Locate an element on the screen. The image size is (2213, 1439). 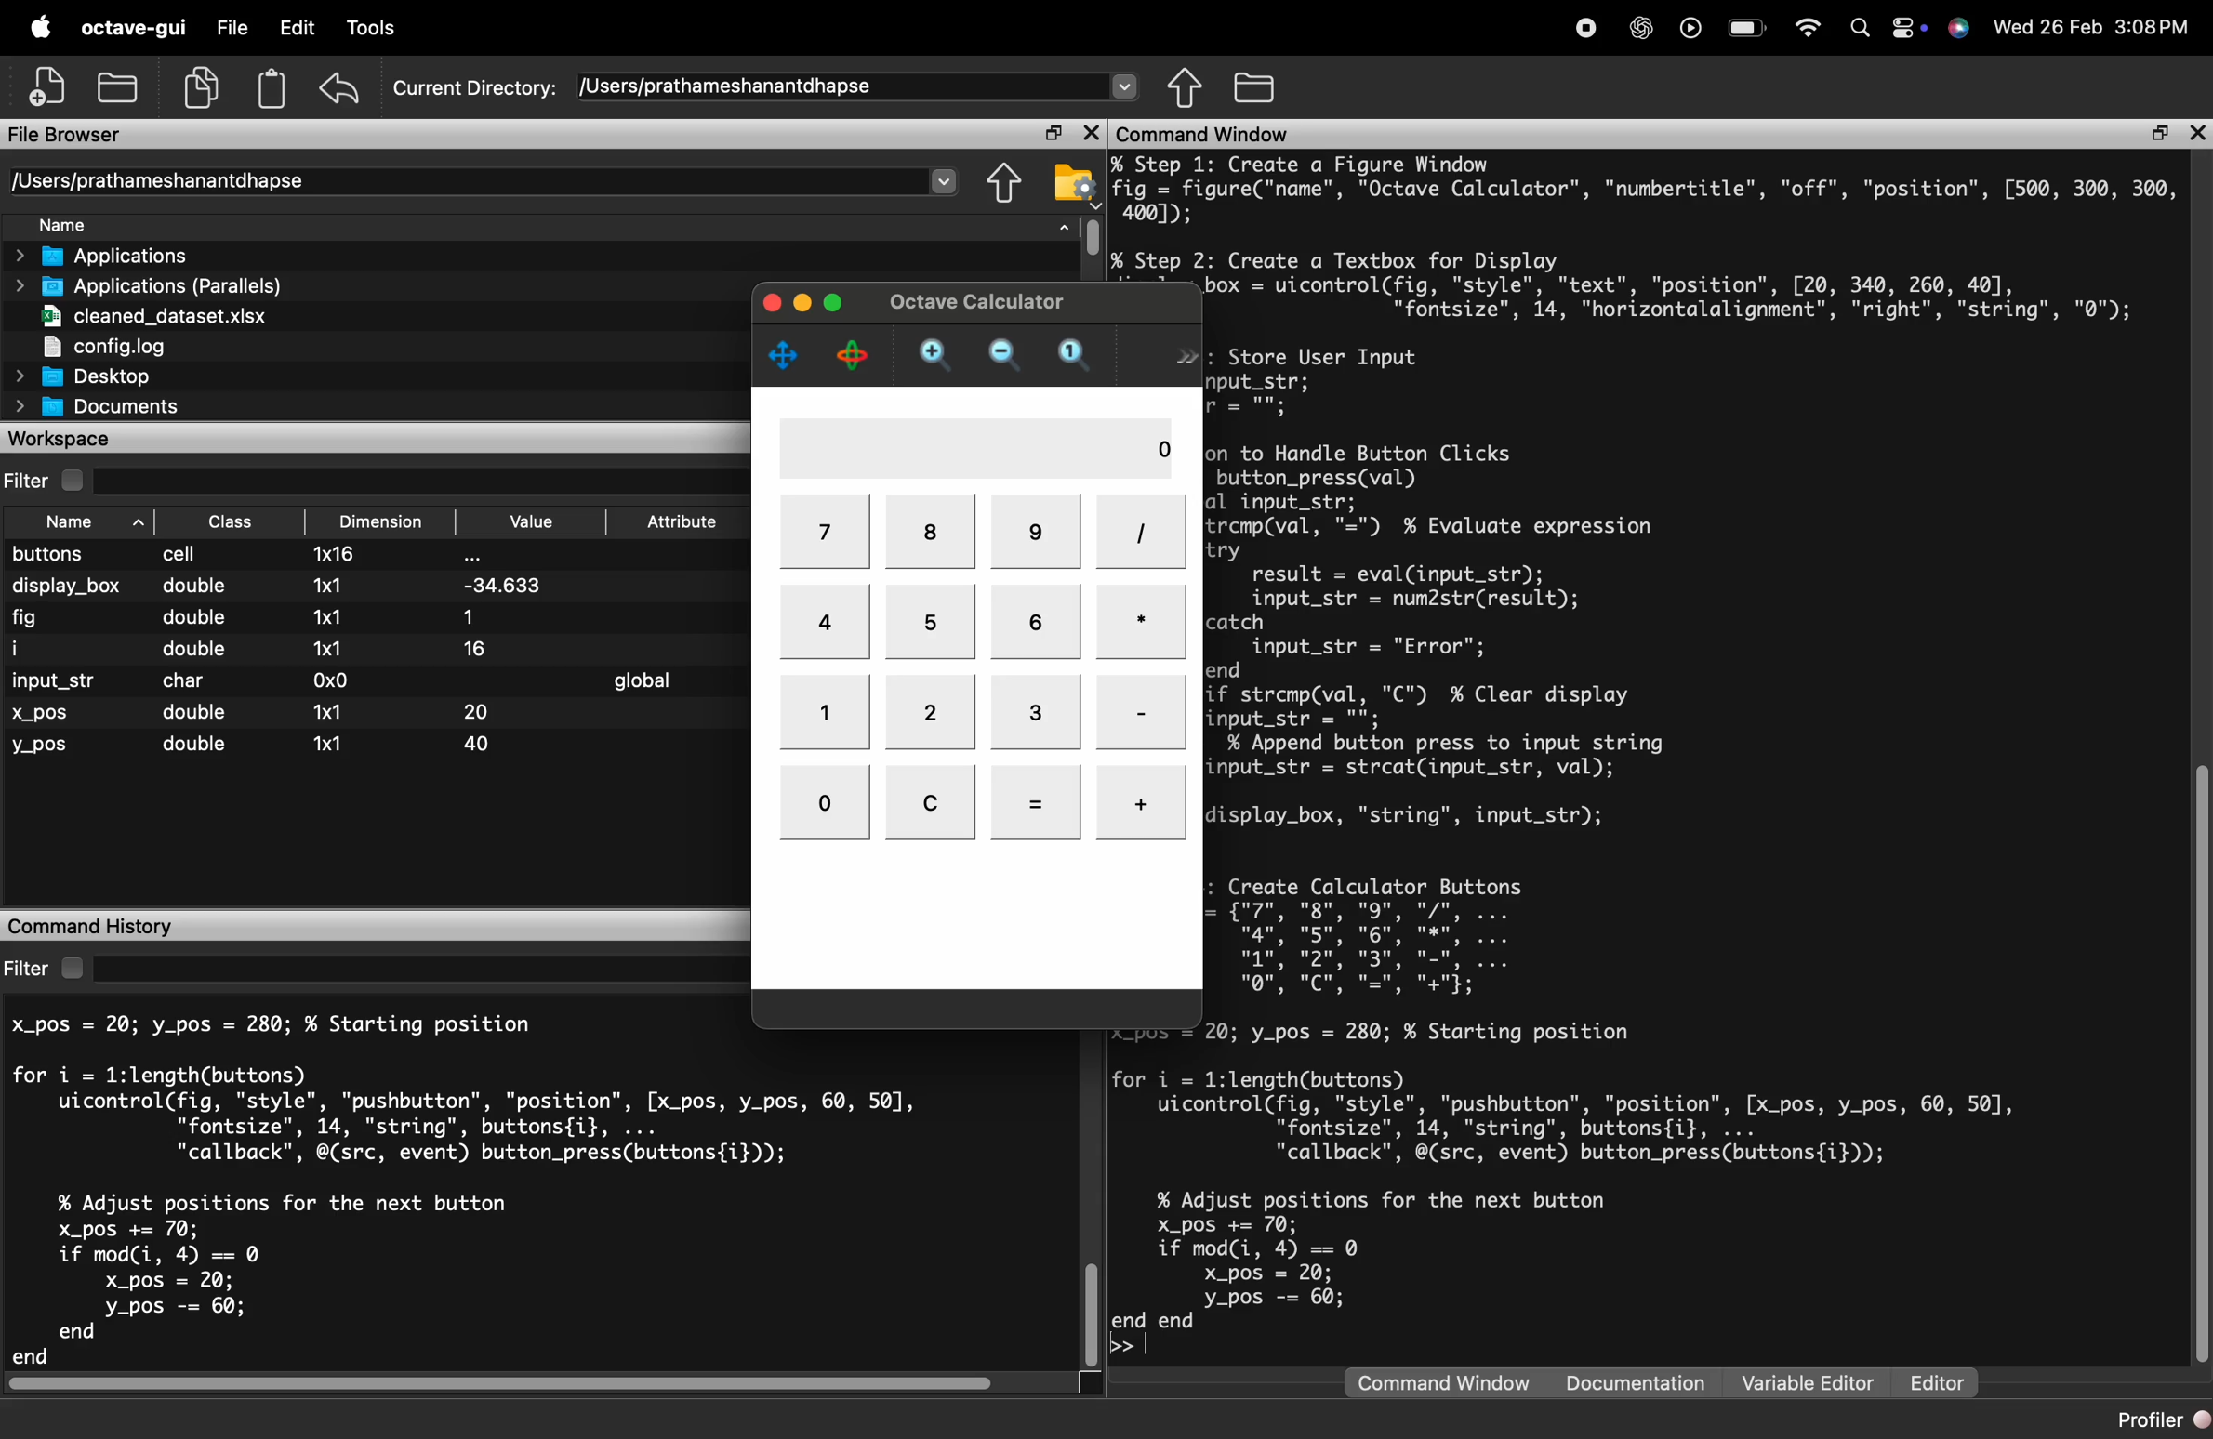
1x1 is located at coordinates (325, 615).